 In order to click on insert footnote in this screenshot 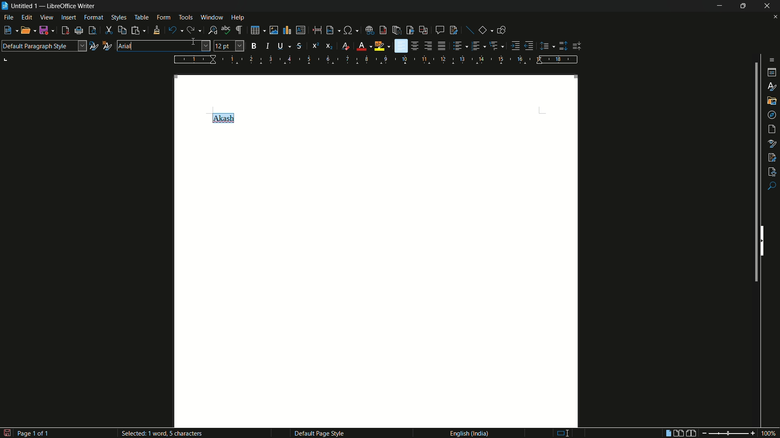, I will do `click(383, 30)`.